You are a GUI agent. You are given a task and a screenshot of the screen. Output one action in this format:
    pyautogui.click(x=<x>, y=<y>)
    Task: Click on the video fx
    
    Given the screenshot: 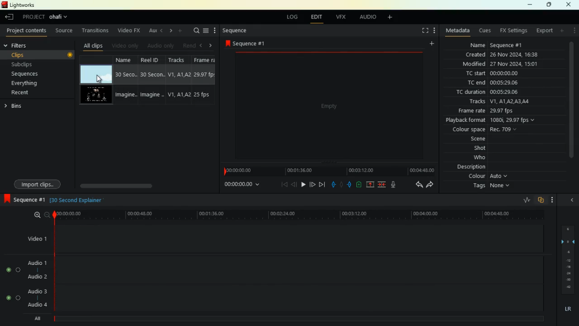 What is the action you would take?
    pyautogui.click(x=128, y=30)
    